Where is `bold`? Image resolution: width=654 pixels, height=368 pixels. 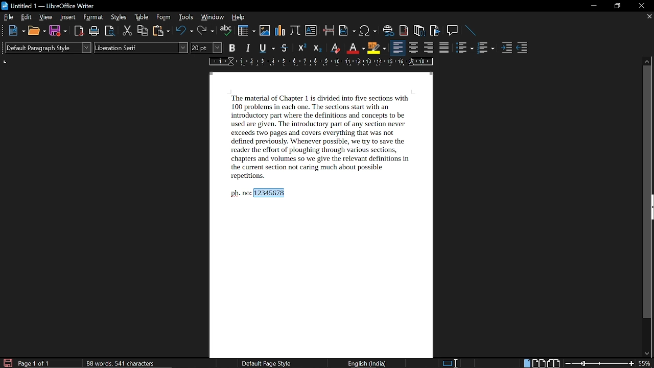 bold is located at coordinates (231, 49).